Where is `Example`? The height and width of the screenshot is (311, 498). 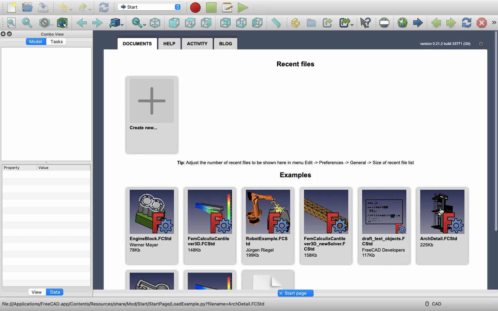 Example is located at coordinates (209, 280).